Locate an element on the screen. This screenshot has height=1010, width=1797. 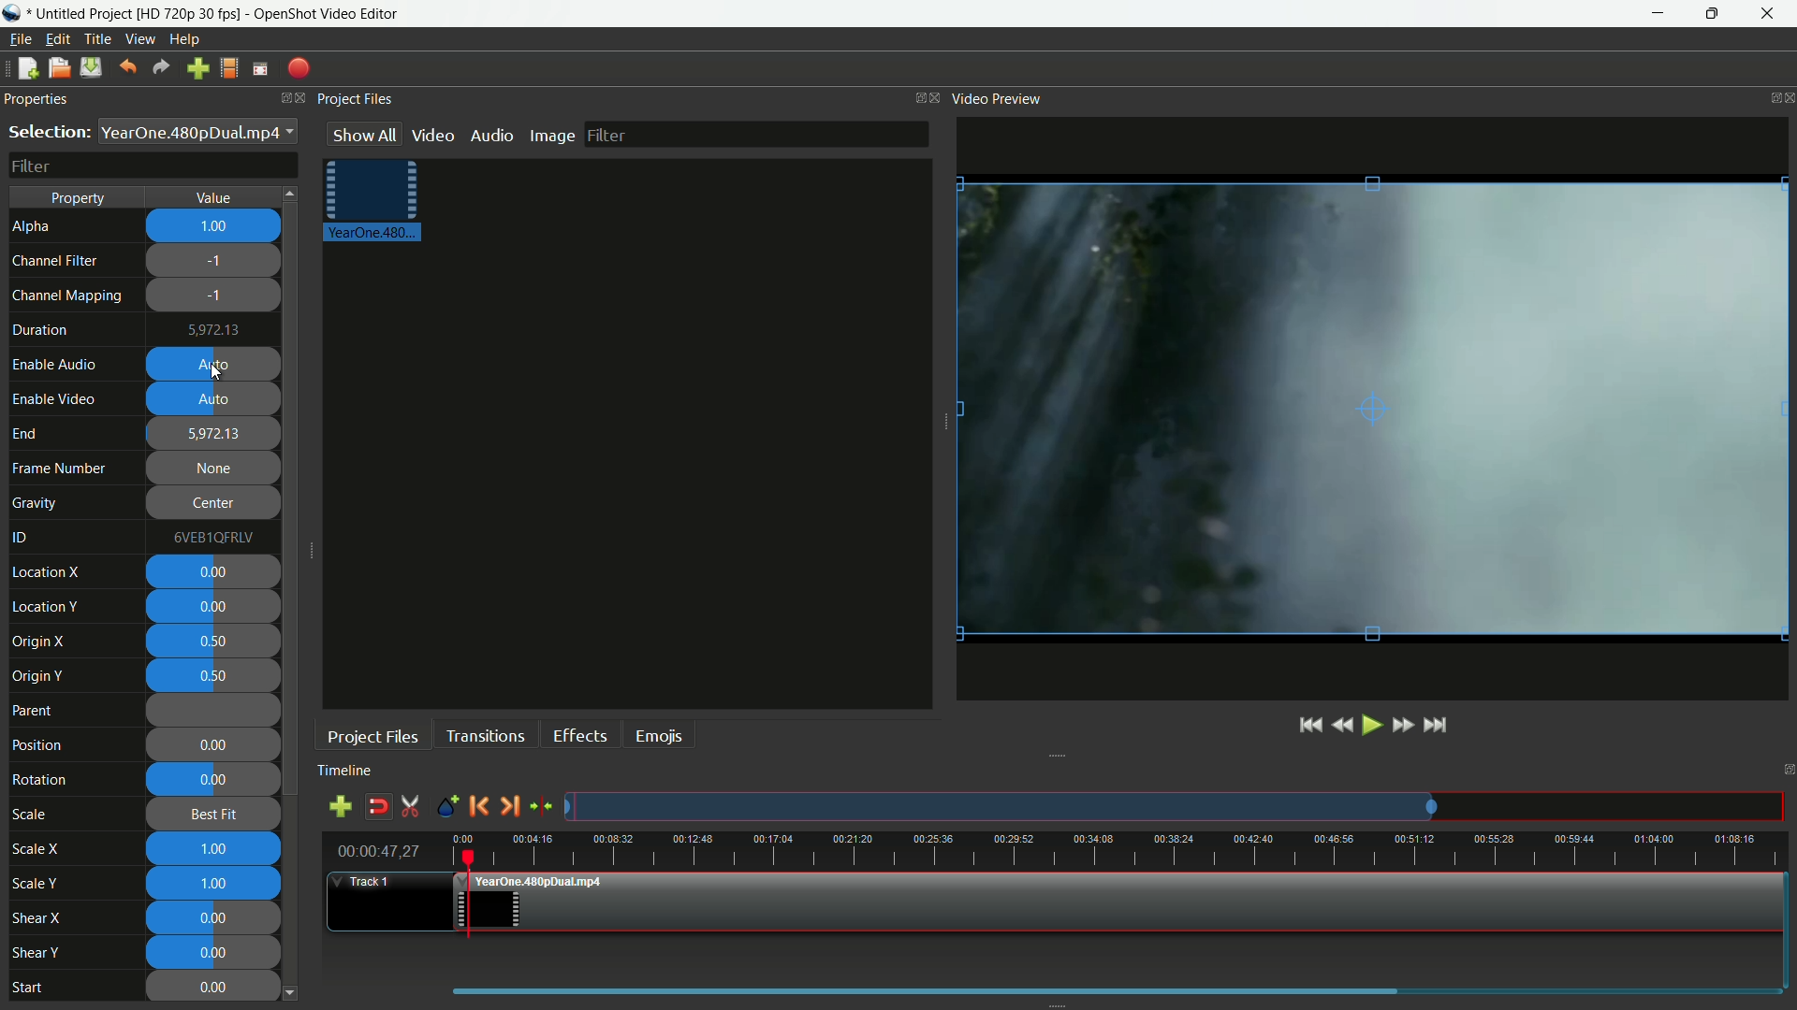
scale is located at coordinates (31, 815).